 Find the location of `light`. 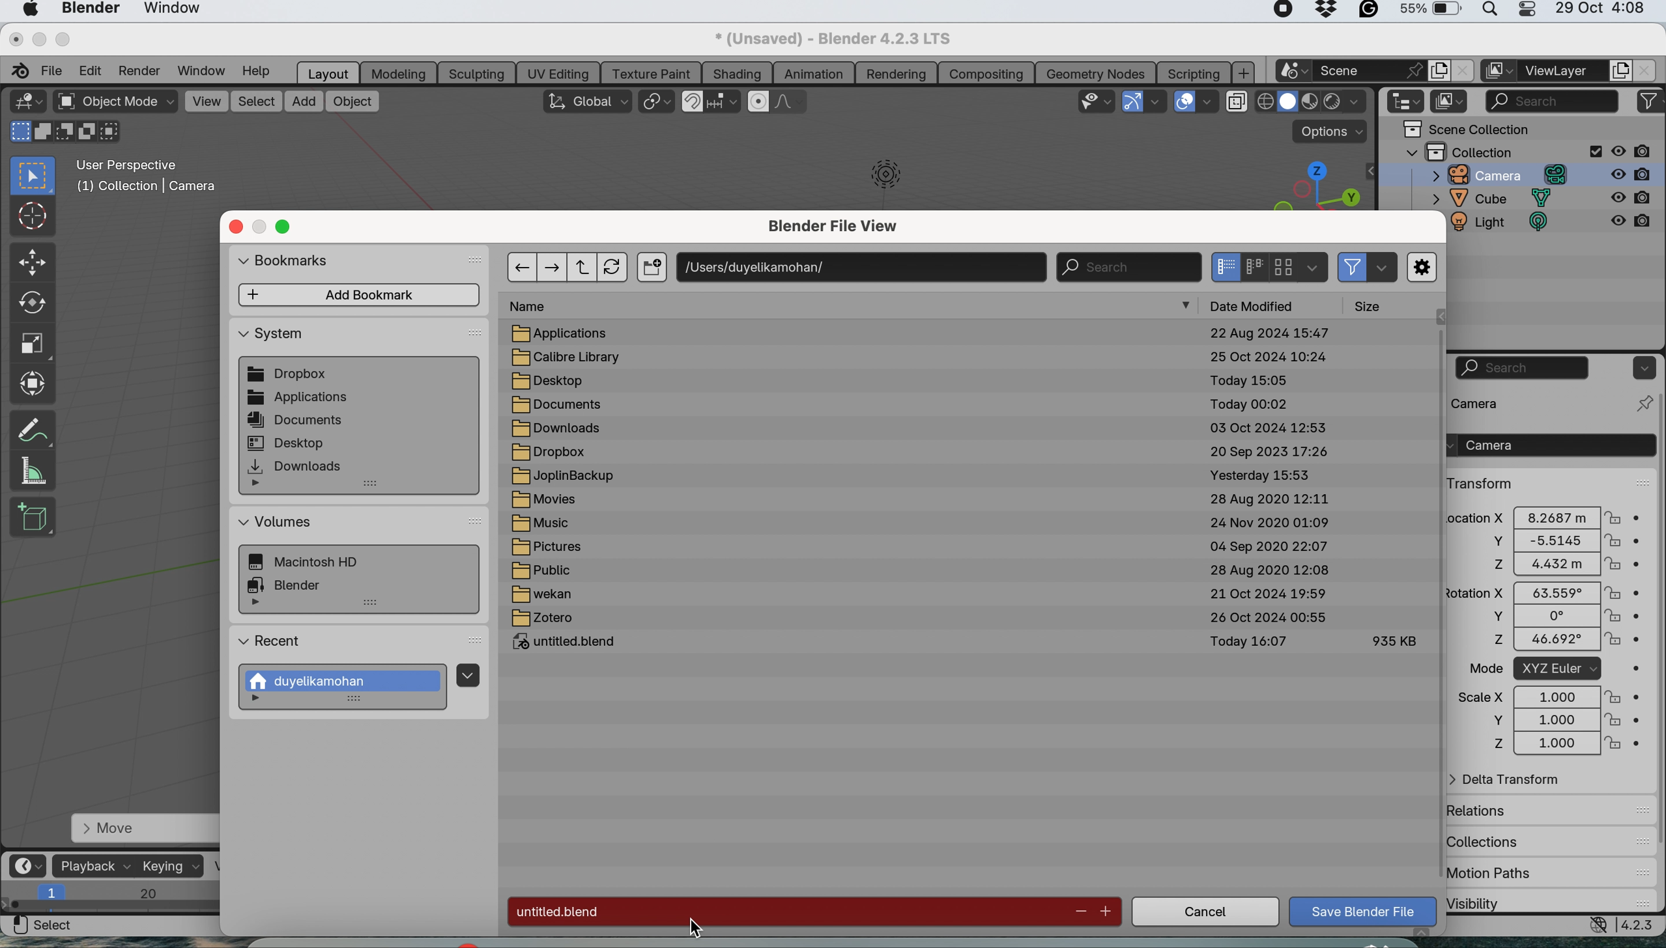

light is located at coordinates (1508, 225).